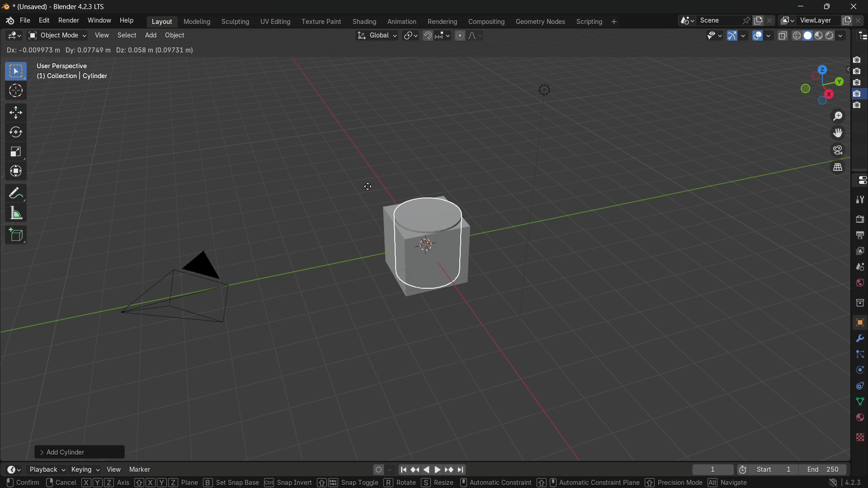 This screenshot has width=868, height=488. What do you see at coordinates (62, 6) in the screenshot?
I see `unsaved blender 4.2.3 lts` at bounding box center [62, 6].